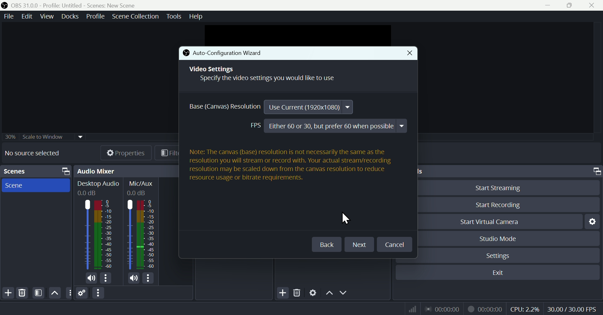 The image size is (603, 315). I want to click on Add, so click(282, 292).